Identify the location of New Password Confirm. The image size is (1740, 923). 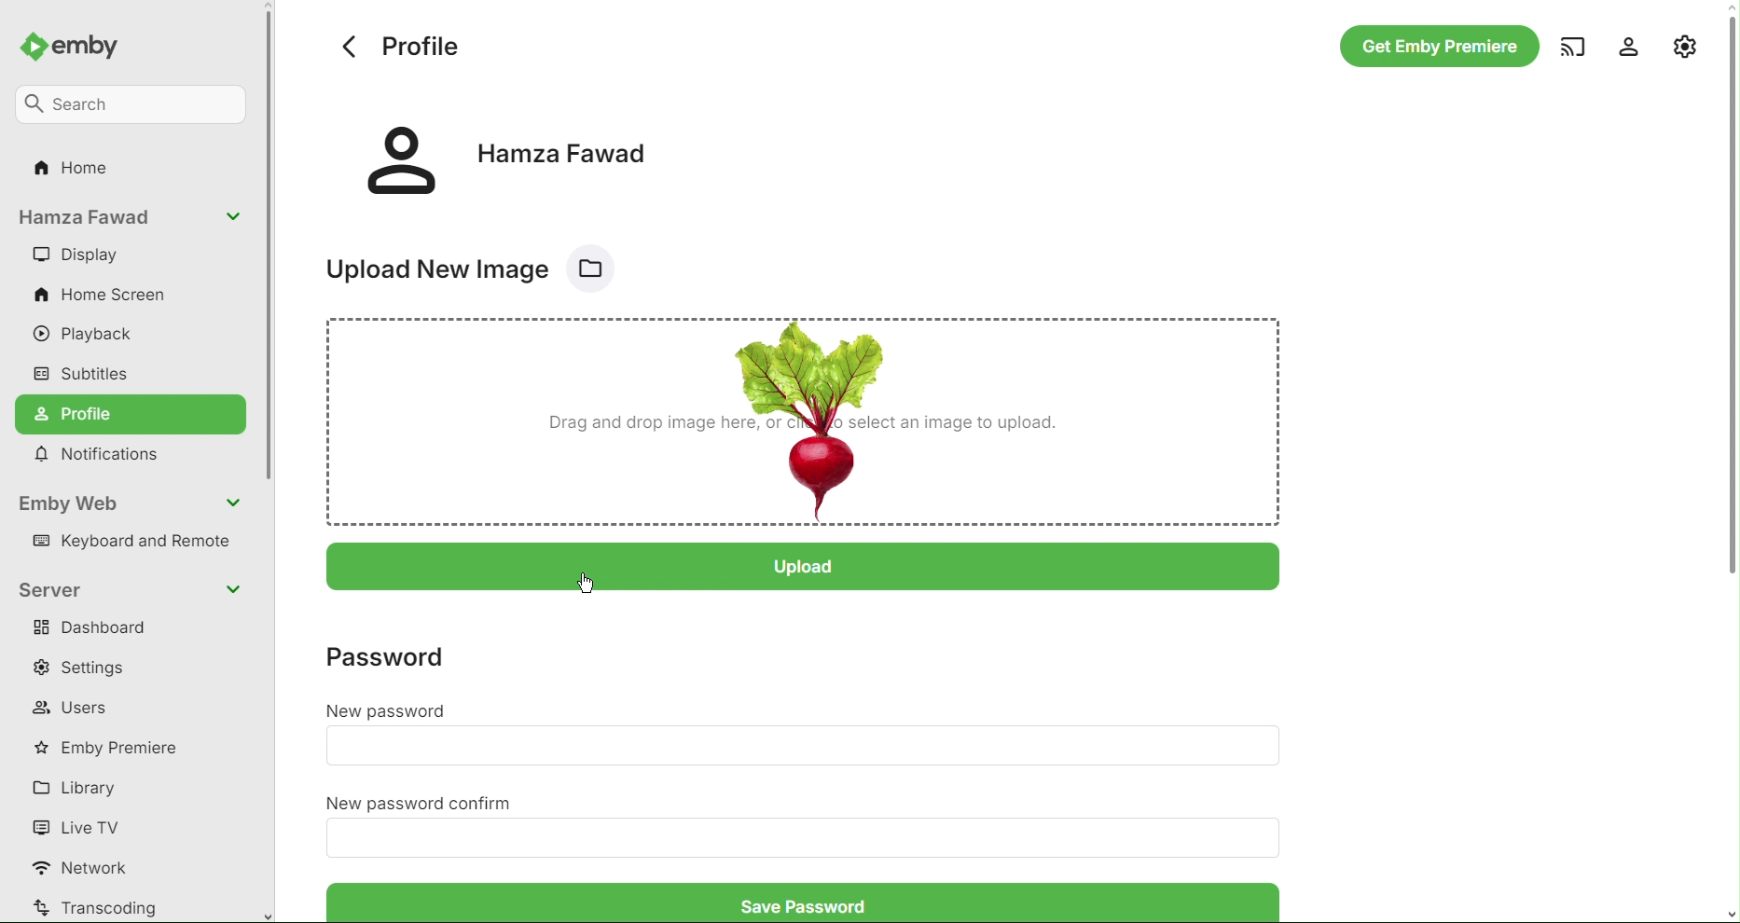
(817, 838).